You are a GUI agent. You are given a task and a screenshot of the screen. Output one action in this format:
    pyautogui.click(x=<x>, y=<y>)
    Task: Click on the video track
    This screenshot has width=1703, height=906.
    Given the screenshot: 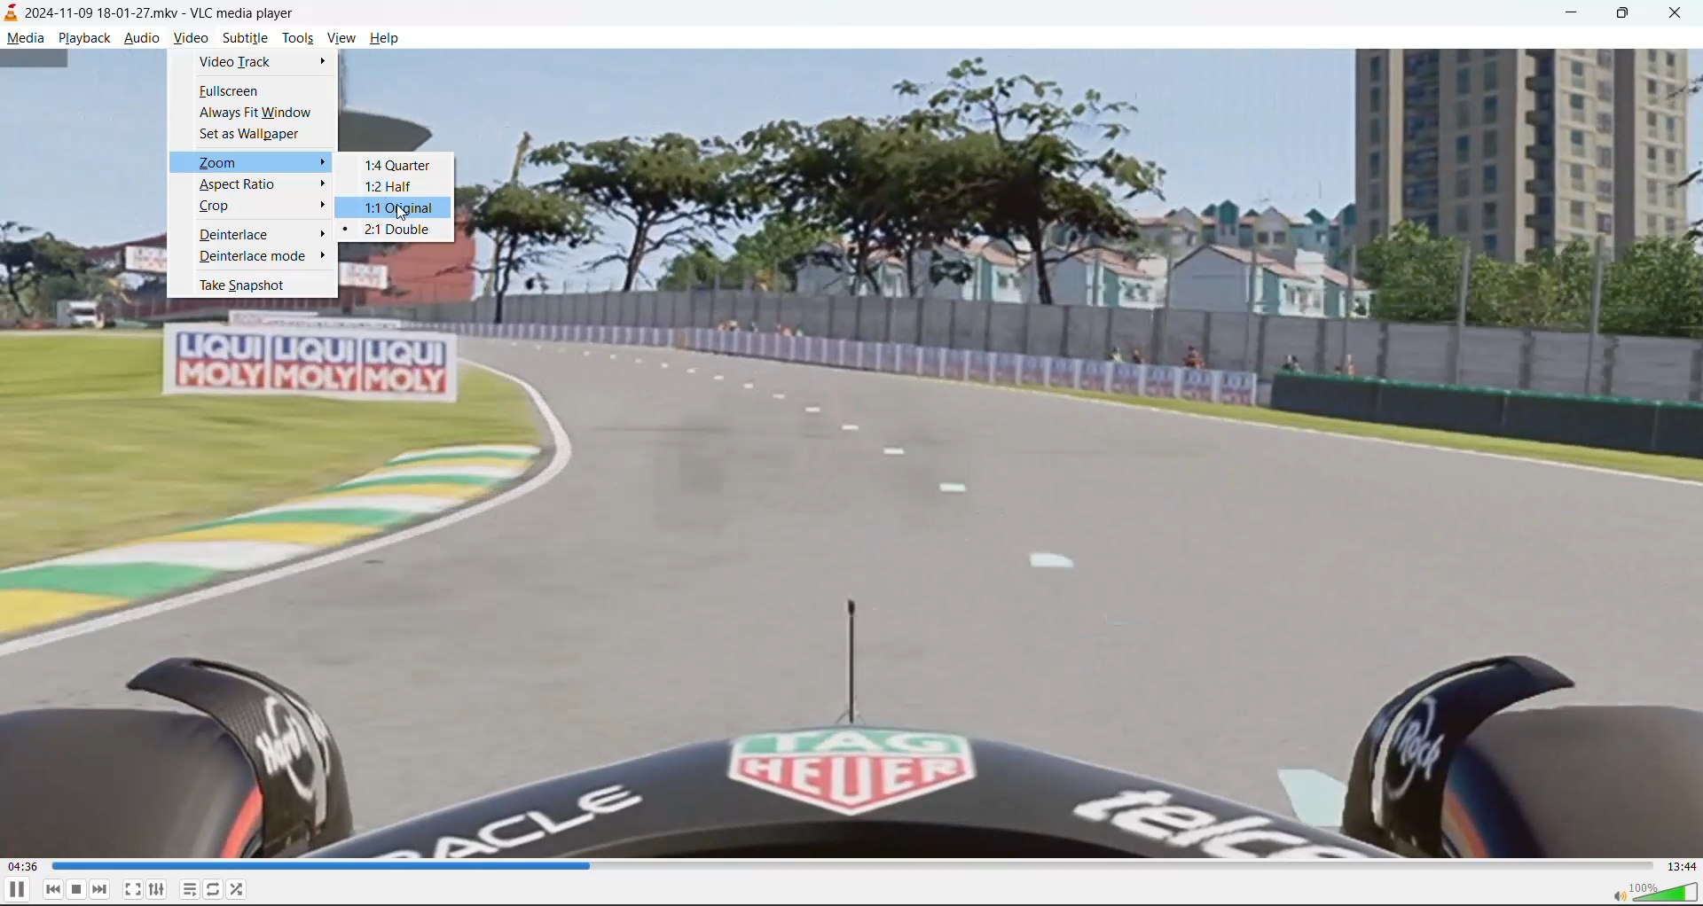 What is the action you would take?
    pyautogui.click(x=254, y=63)
    